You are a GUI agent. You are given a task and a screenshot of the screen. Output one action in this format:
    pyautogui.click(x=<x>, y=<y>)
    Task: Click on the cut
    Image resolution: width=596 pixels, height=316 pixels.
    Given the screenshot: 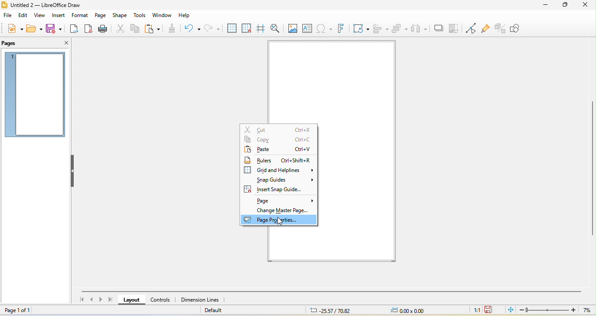 What is the action you would take?
    pyautogui.click(x=280, y=130)
    